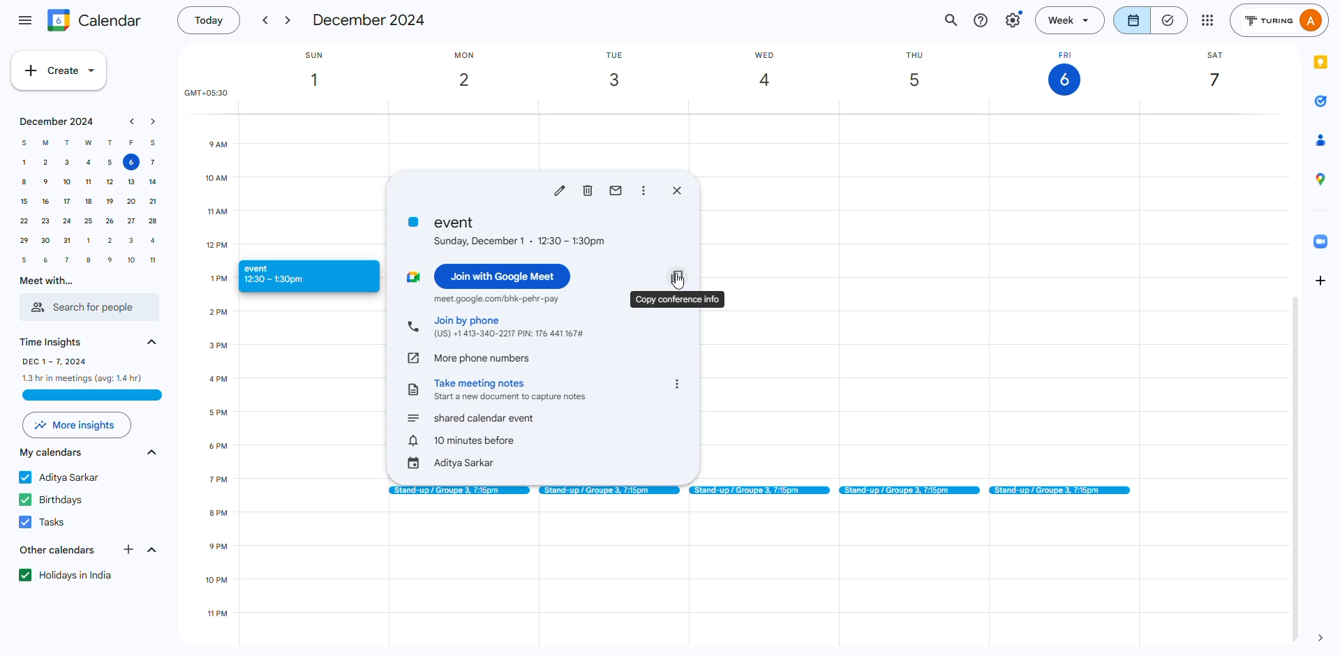  Describe the element at coordinates (109, 260) in the screenshot. I see `9` at that location.